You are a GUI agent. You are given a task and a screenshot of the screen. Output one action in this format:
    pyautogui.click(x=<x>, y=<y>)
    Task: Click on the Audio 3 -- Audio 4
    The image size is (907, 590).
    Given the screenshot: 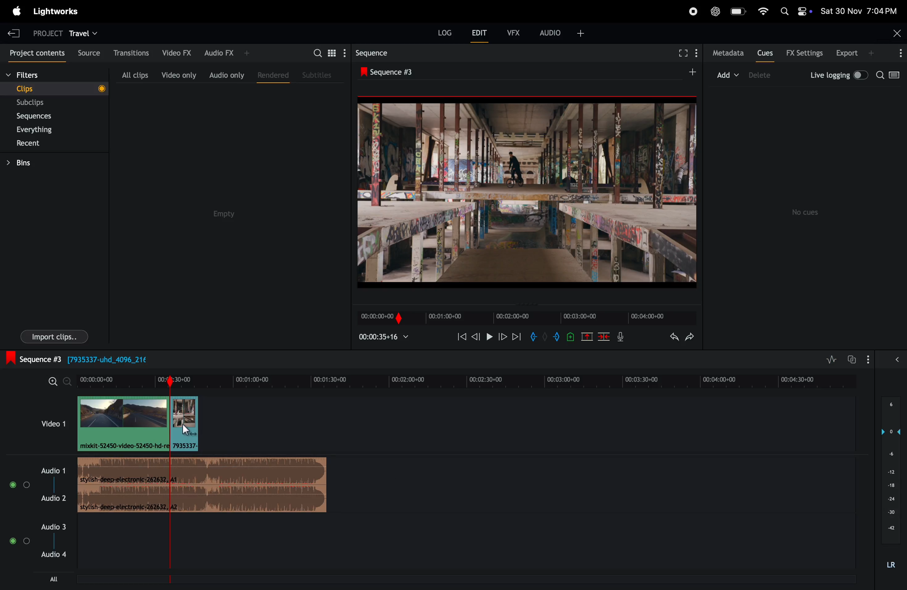 What is the action you would take?
    pyautogui.click(x=51, y=540)
    